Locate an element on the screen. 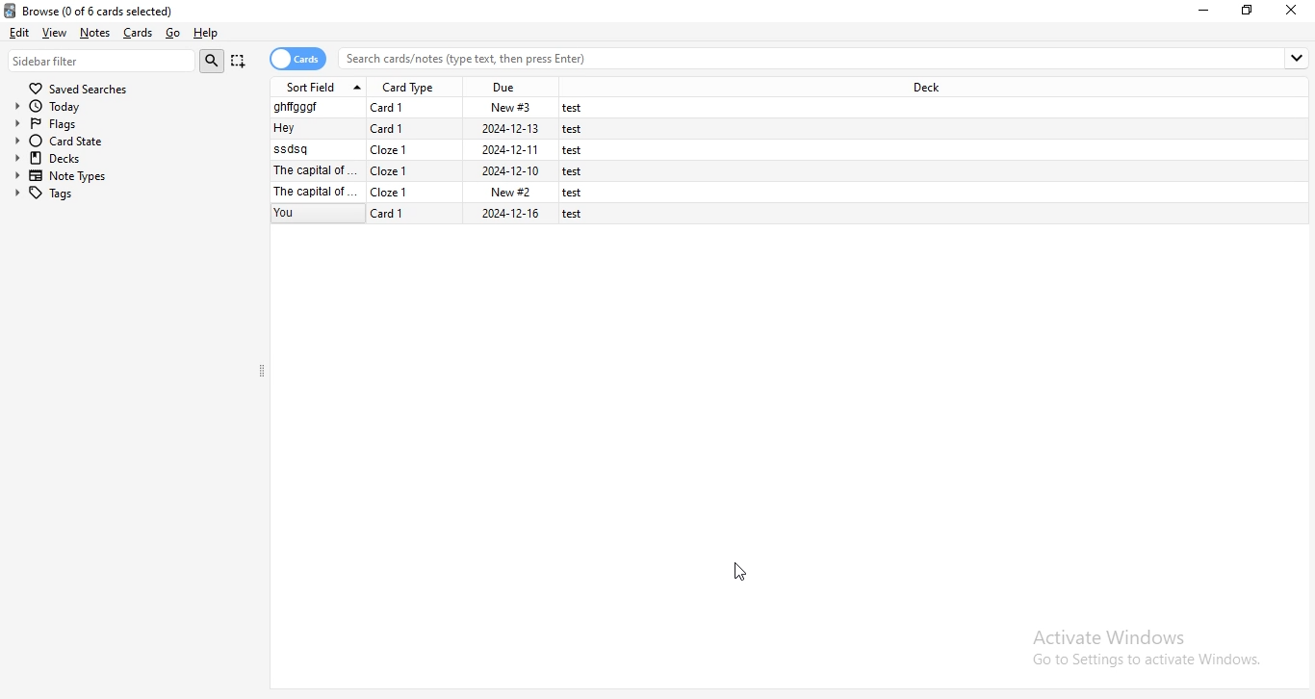 This screenshot has width=1315, height=699. note types is located at coordinates (131, 176).